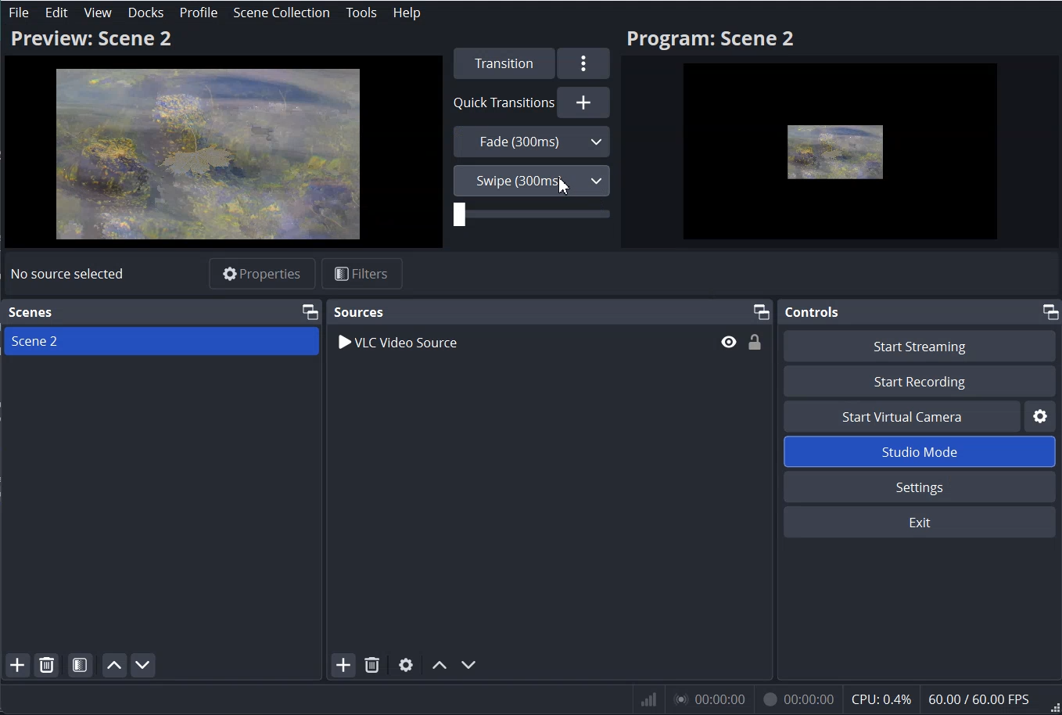 The image size is (1062, 715). Describe the element at coordinates (281, 13) in the screenshot. I see `Scene Collection` at that location.